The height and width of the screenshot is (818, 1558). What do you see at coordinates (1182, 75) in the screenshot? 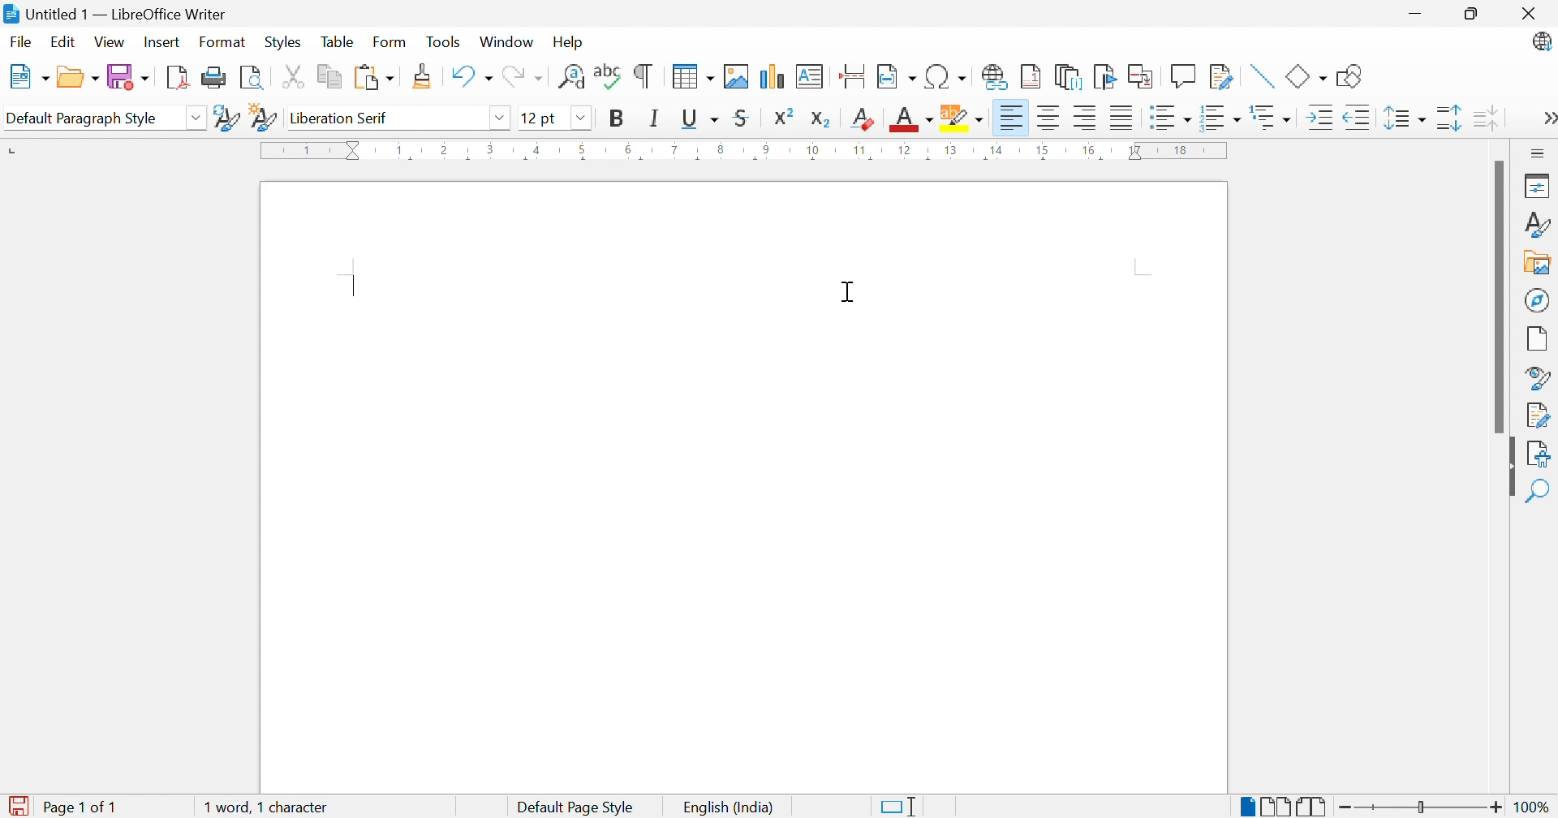
I see `Insert Comment` at bounding box center [1182, 75].